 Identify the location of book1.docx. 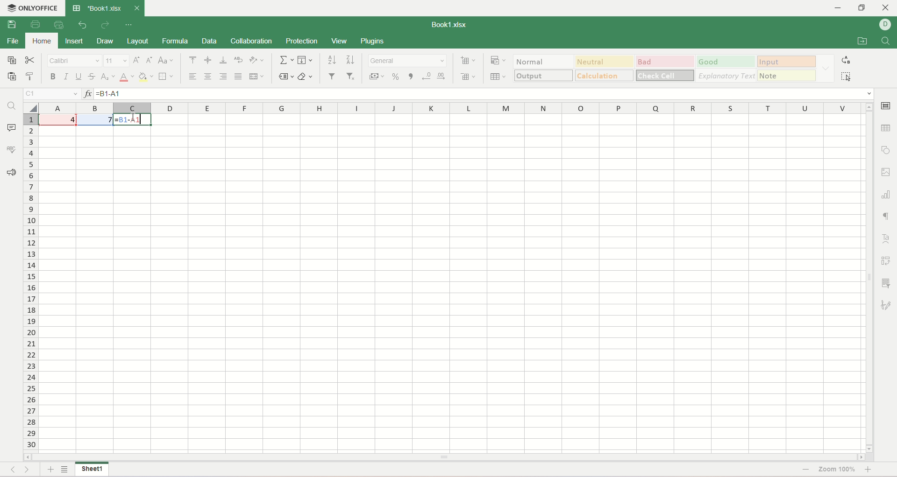
(451, 25).